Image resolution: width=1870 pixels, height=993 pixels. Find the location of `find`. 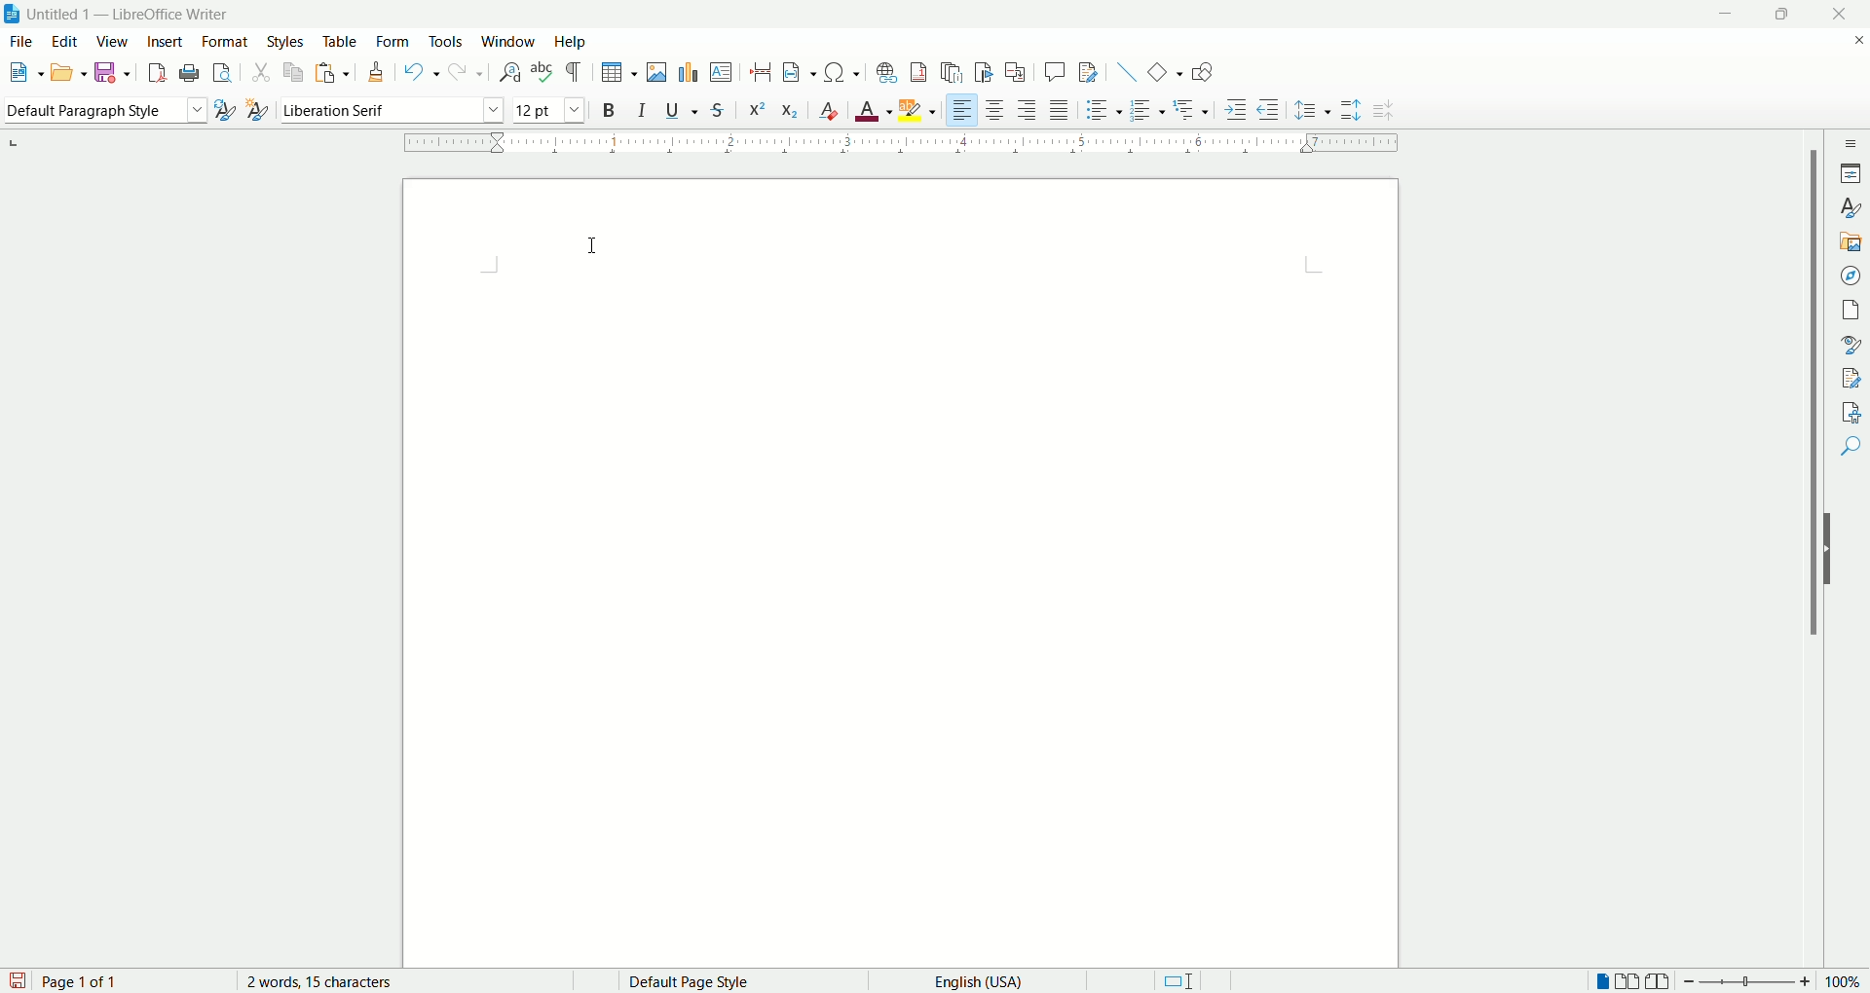

find is located at coordinates (1848, 449).